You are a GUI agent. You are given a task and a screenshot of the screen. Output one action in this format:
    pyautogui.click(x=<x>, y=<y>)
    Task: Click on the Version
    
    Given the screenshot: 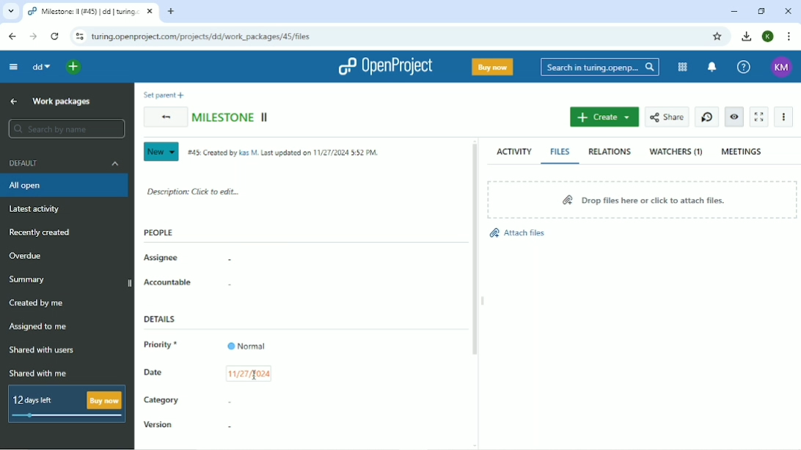 What is the action you would take?
    pyautogui.click(x=159, y=426)
    